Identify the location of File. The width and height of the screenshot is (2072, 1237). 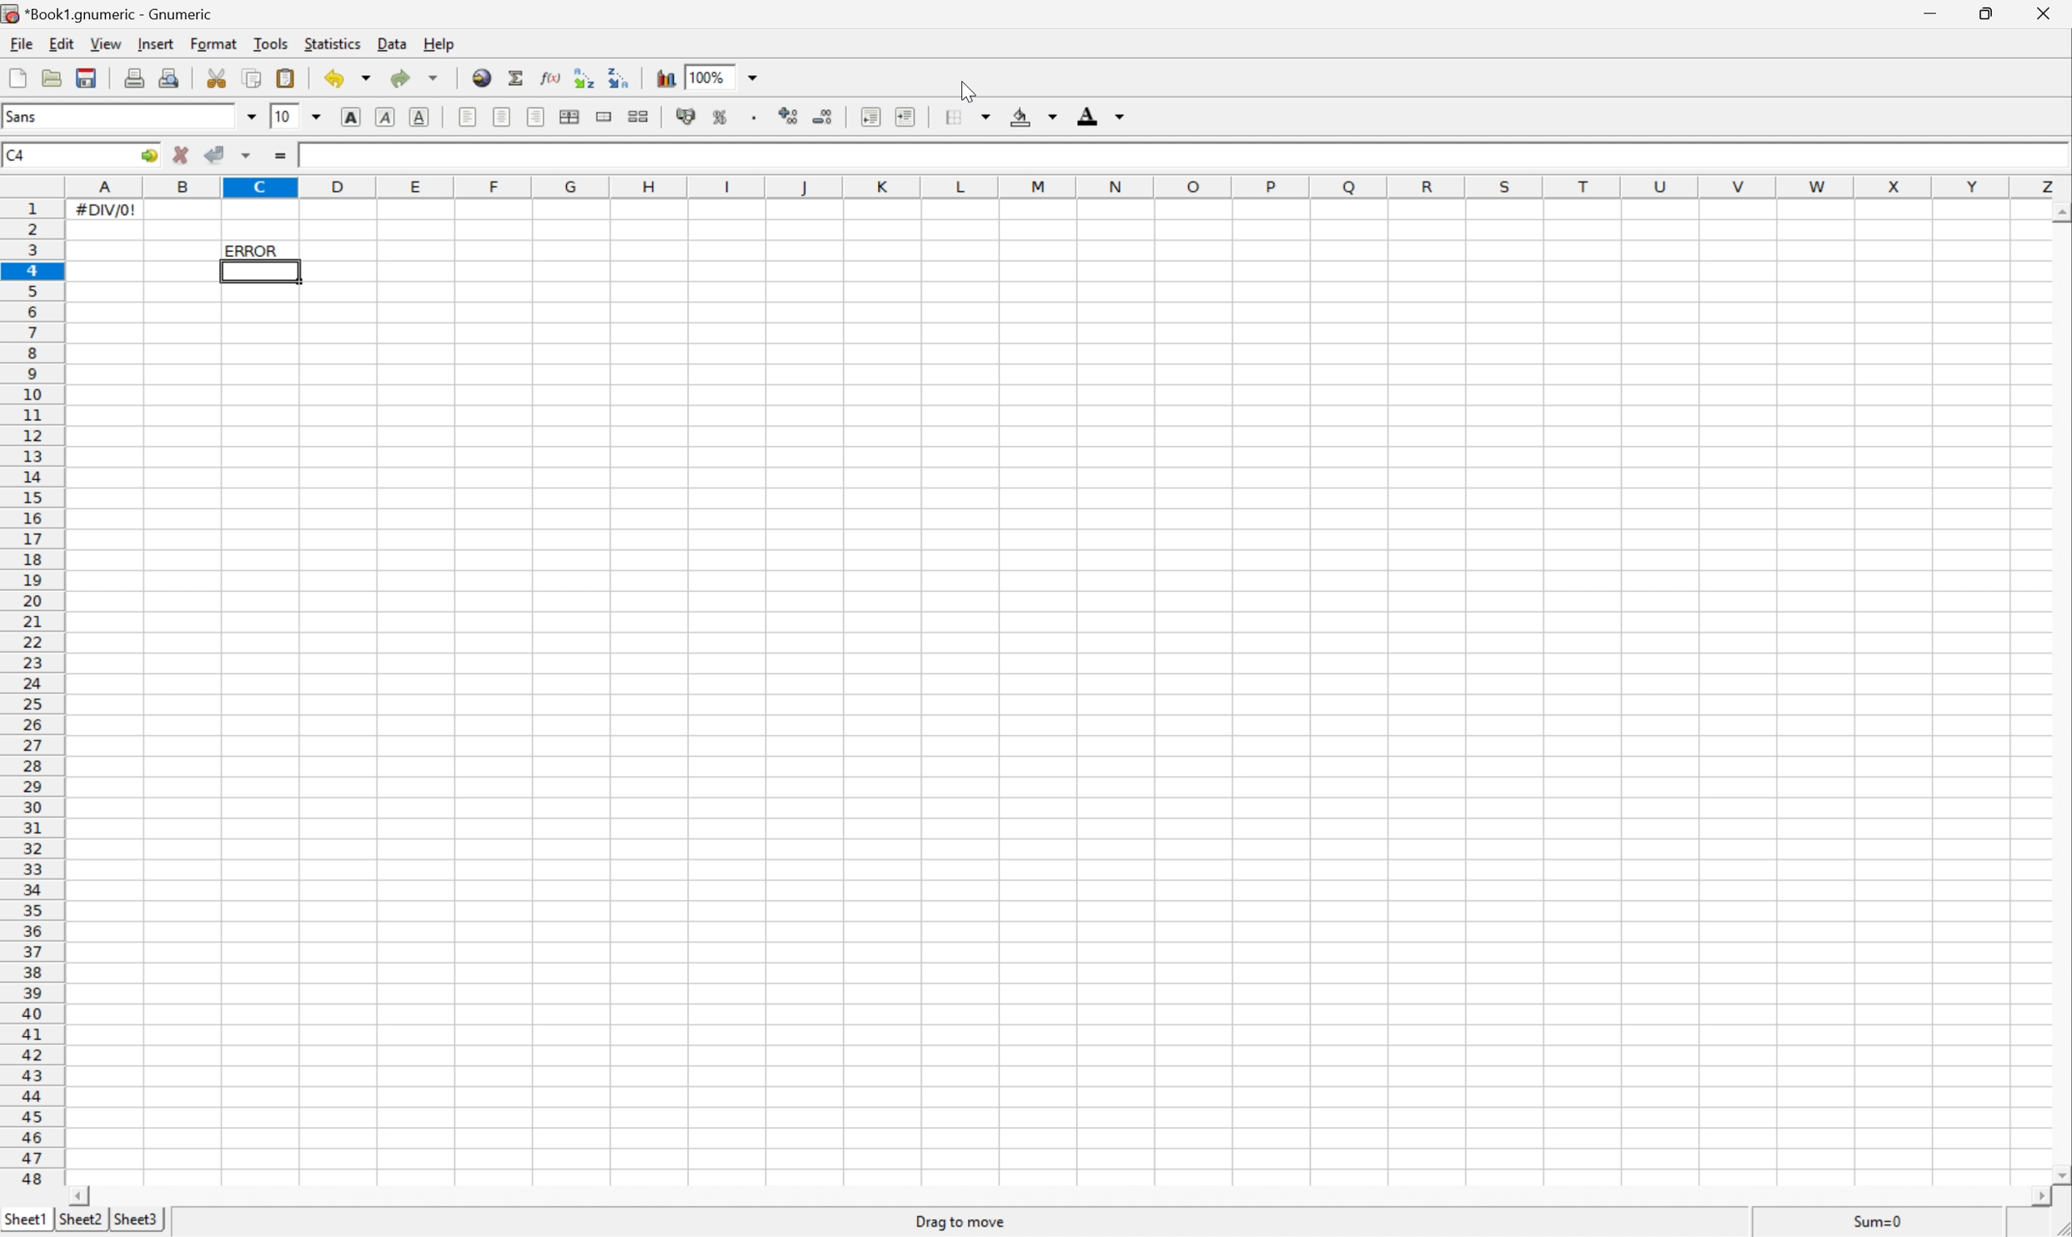
(23, 44).